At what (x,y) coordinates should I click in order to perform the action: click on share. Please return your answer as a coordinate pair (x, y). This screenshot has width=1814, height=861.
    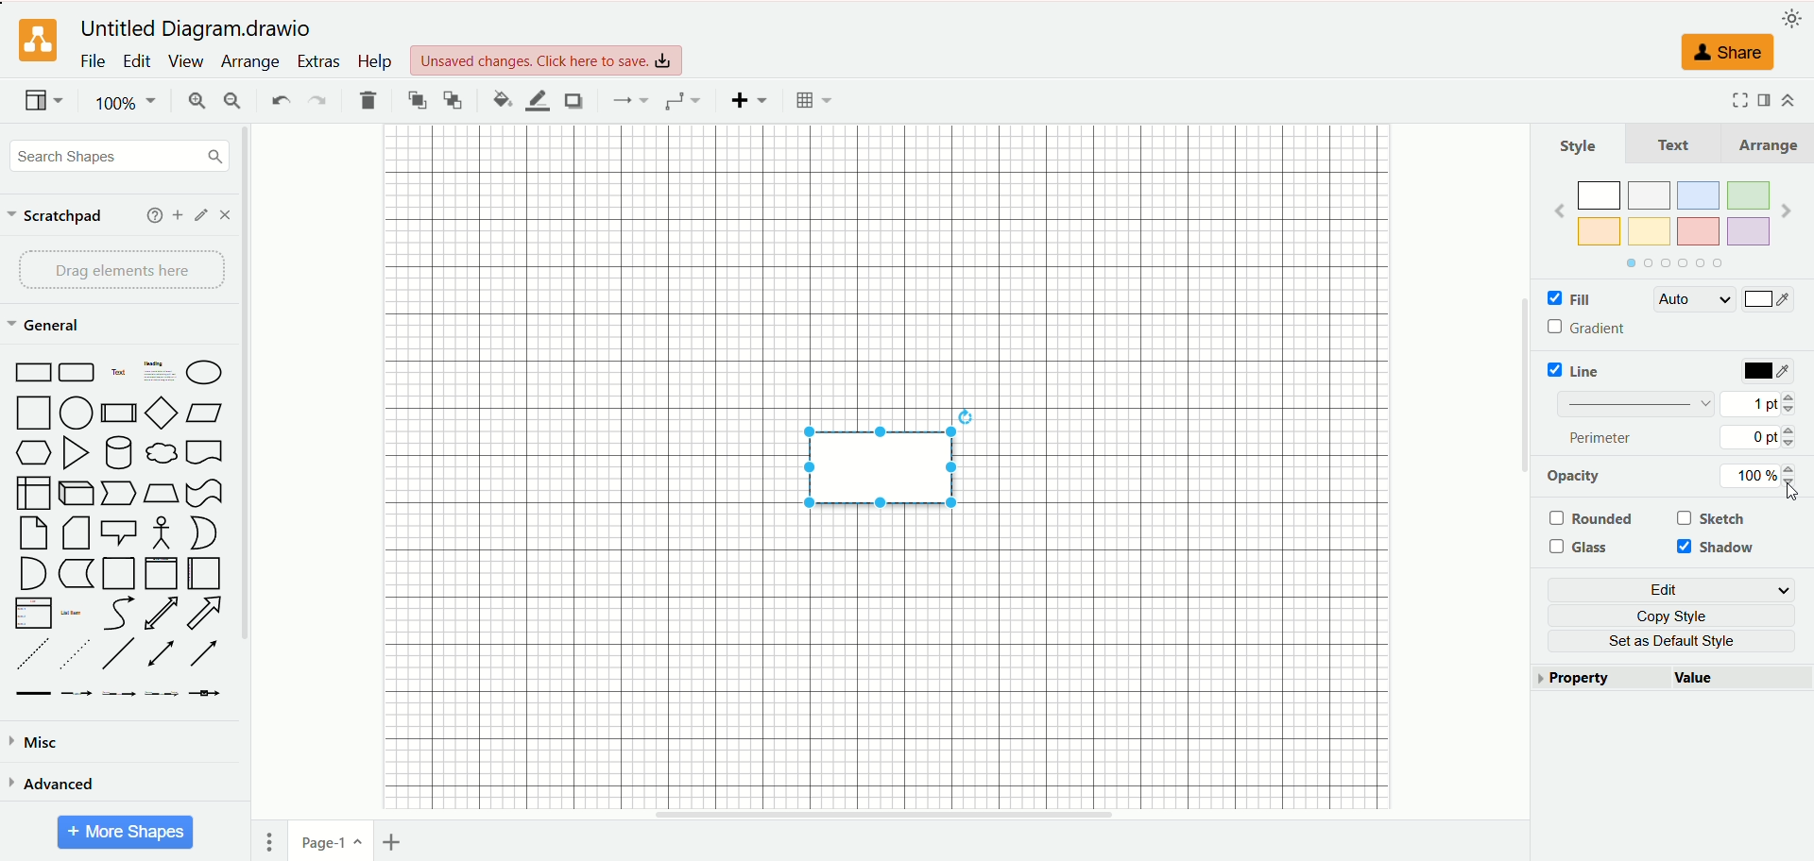
    Looking at the image, I should click on (1722, 52).